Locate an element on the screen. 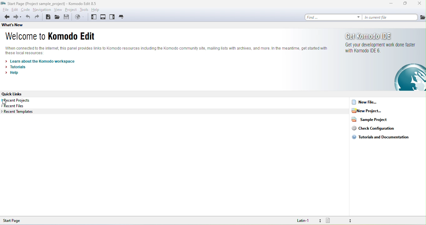 Image resolution: width=426 pixels, height=225 pixels. edit is located at coordinates (15, 10).